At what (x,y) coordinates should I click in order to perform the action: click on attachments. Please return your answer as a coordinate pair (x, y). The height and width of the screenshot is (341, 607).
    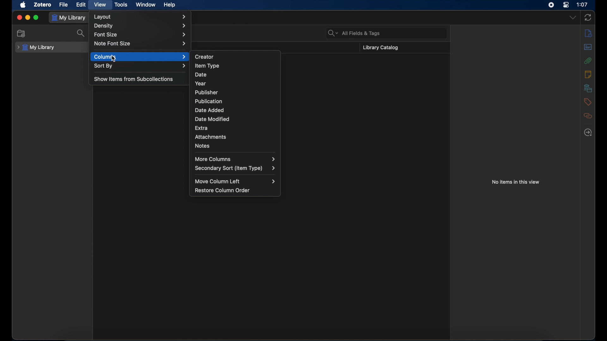
    Looking at the image, I should click on (588, 61).